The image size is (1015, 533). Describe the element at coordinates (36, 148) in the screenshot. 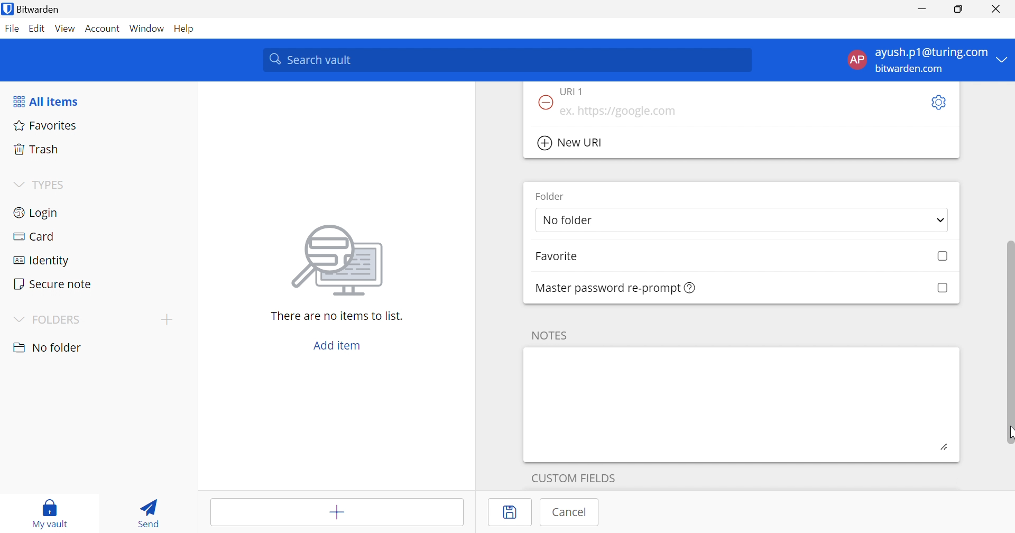

I see `Trash` at that location.